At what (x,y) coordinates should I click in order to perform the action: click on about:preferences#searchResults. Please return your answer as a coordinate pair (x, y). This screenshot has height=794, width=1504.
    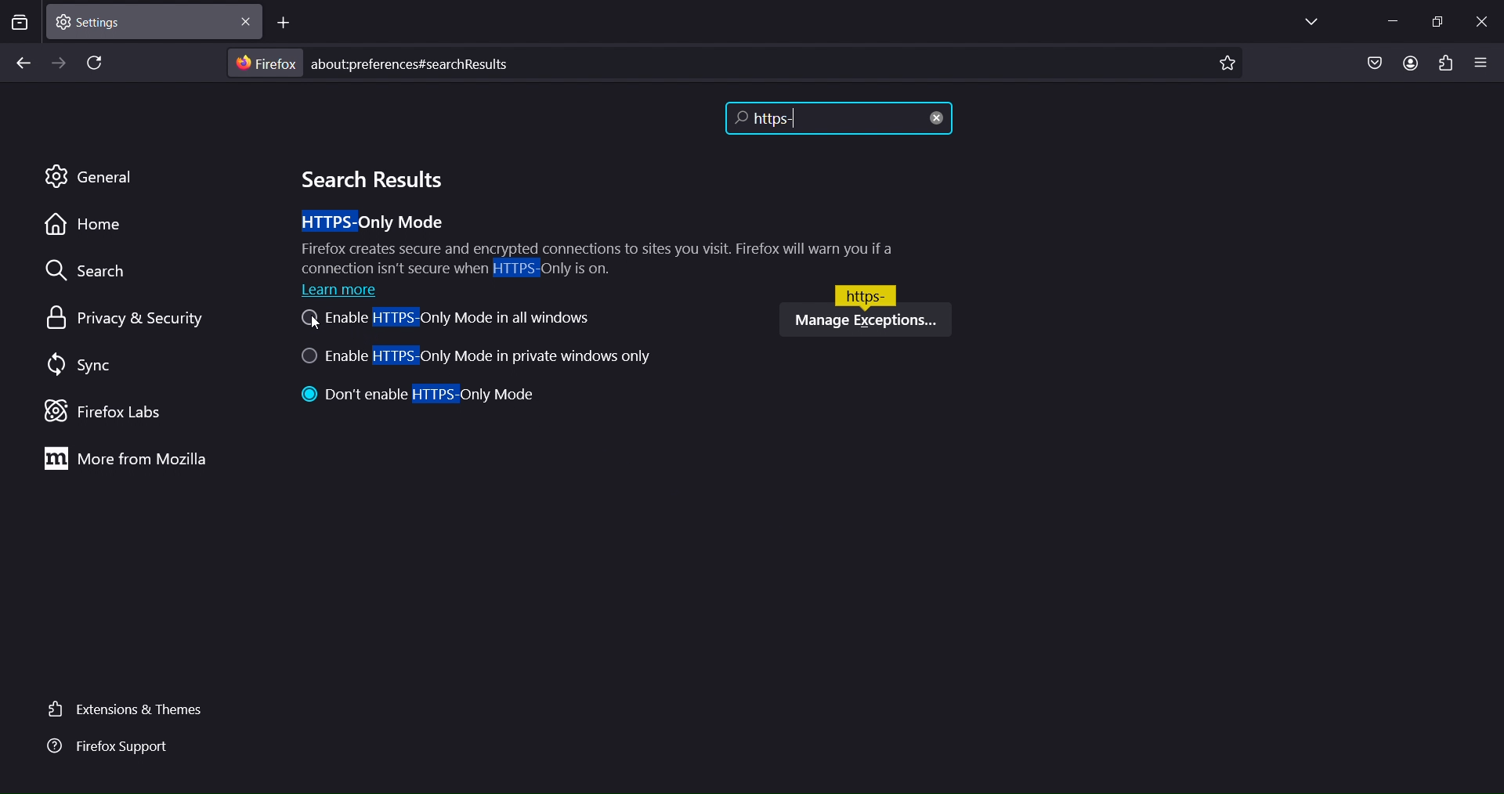
    Looking at the image, I should click on (426, 61).